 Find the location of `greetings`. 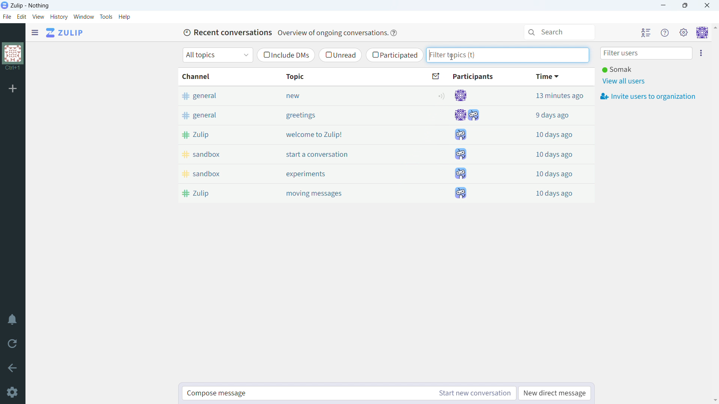

greetings is located at coordinates (343, 115).